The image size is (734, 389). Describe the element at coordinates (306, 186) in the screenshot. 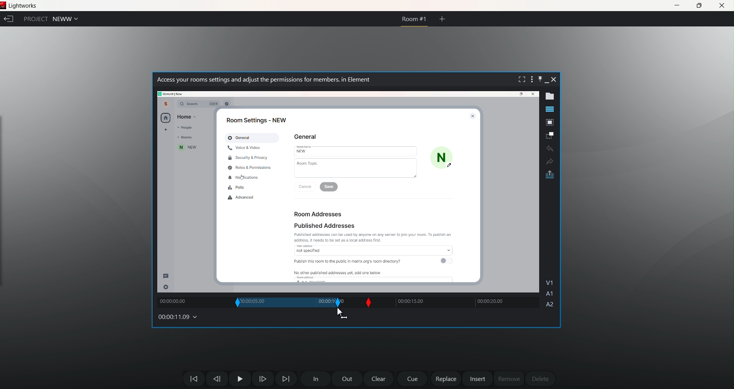

I see `Cancel` at that location.